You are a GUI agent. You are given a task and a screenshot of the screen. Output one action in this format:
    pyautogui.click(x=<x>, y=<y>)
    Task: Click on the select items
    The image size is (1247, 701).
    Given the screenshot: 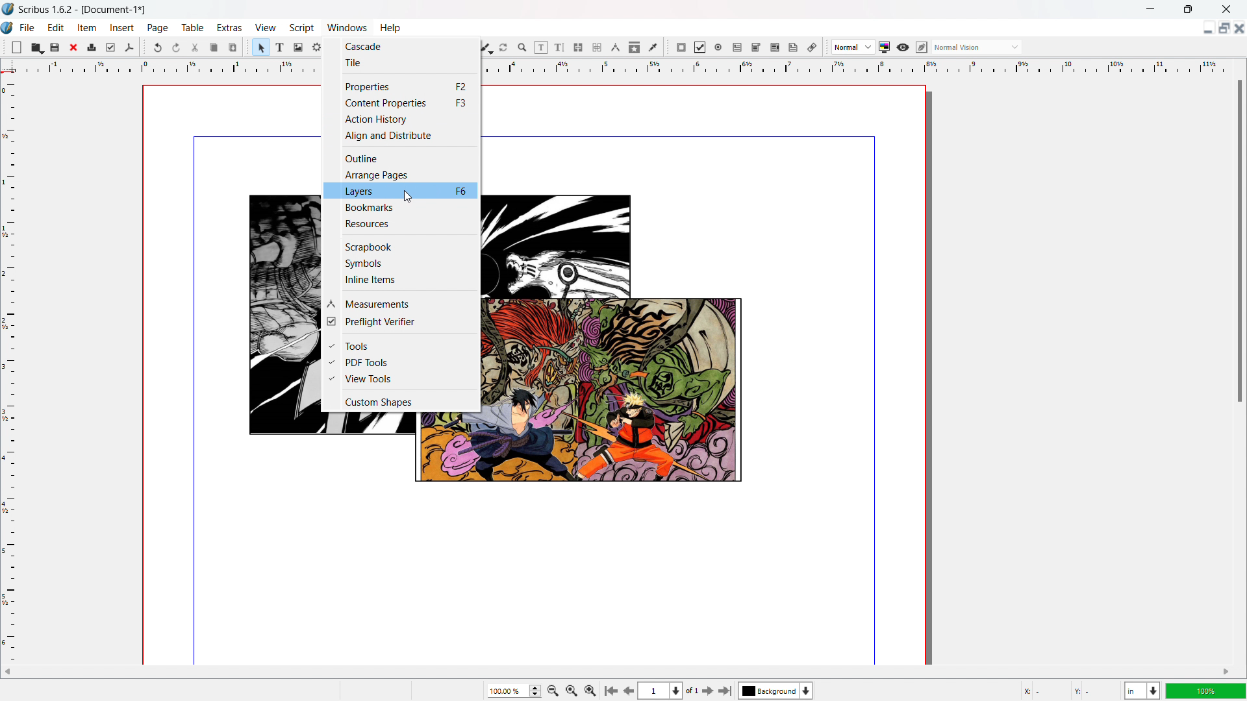 What is the action you would take?
    pyautogui.click(x=262, y=47)
    